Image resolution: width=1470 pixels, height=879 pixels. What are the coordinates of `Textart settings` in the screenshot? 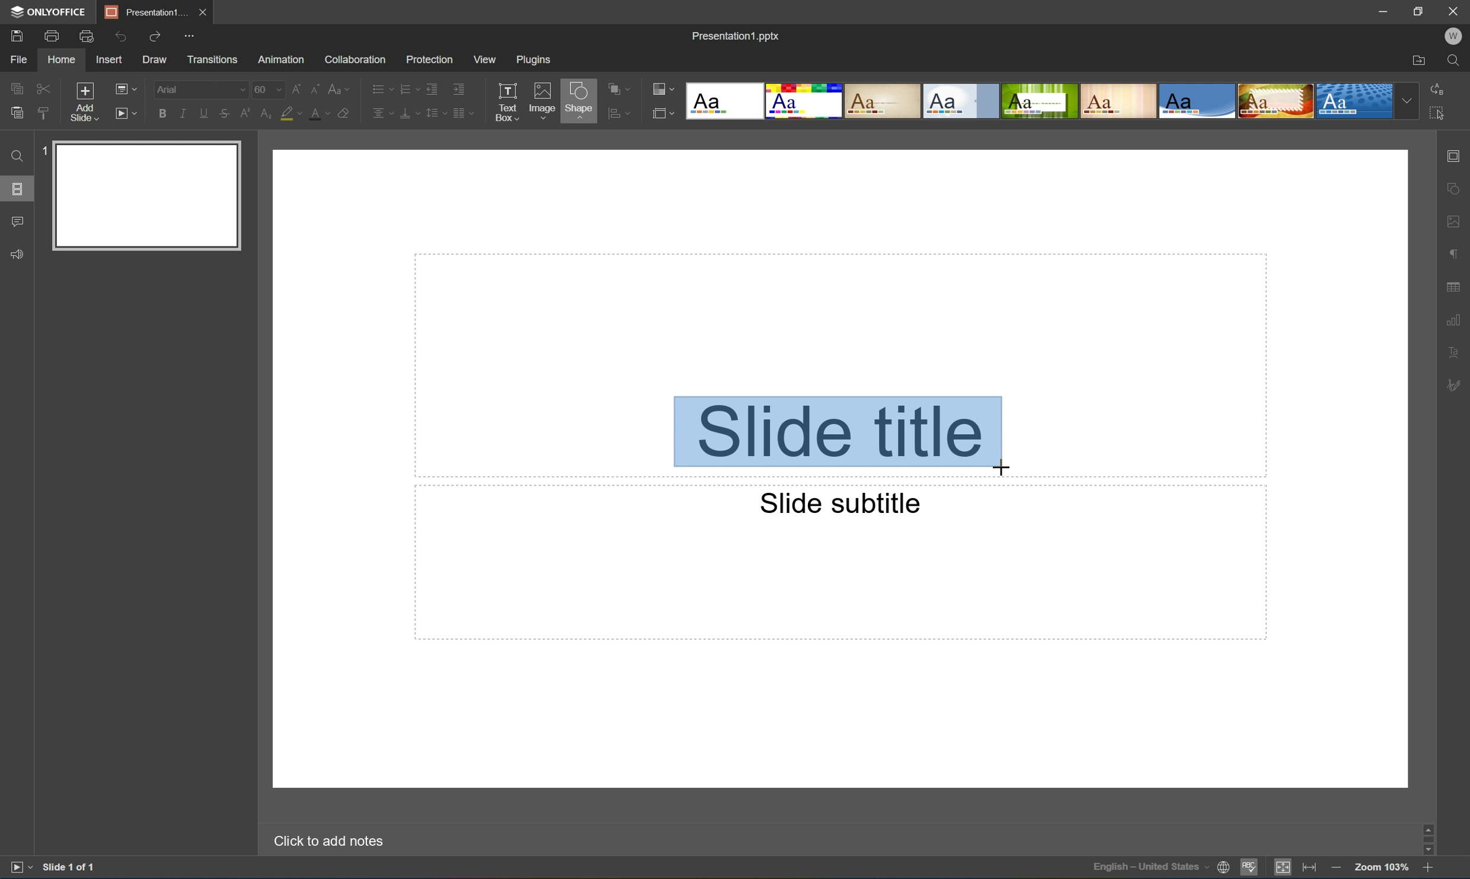 It's located at (1455, 354).